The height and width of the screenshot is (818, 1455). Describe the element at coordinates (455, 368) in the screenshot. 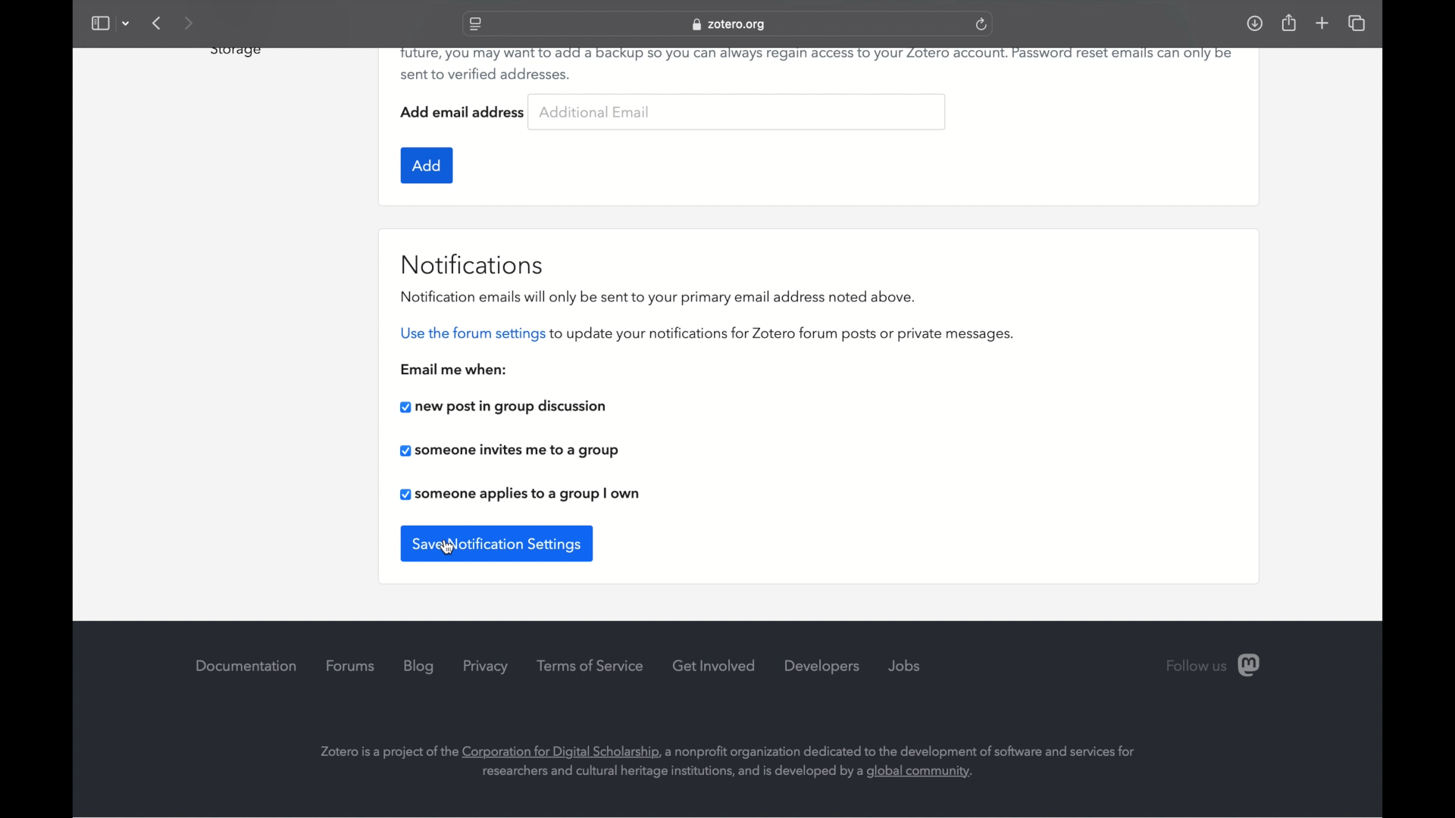

I see `email me when:` at that location.